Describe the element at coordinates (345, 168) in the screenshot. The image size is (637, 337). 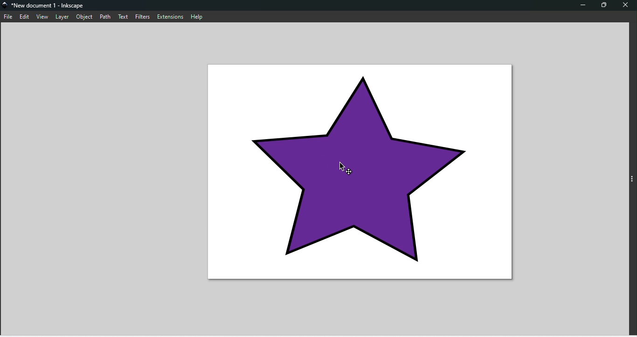
I see `cursor` at that location.